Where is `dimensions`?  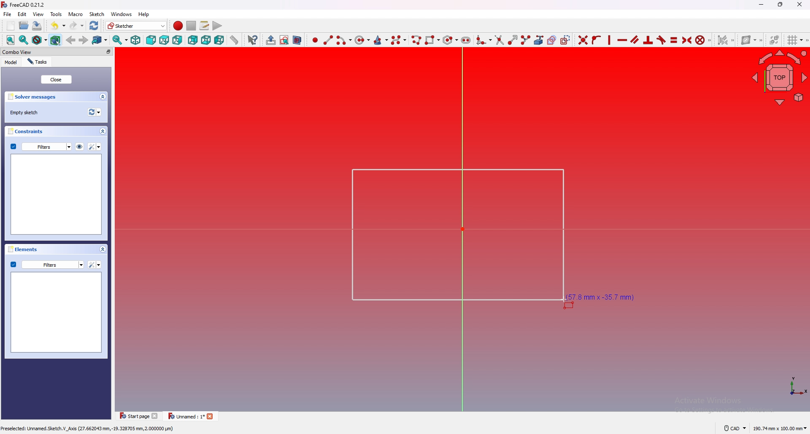 dimensions is located at coordinates (780, 429).